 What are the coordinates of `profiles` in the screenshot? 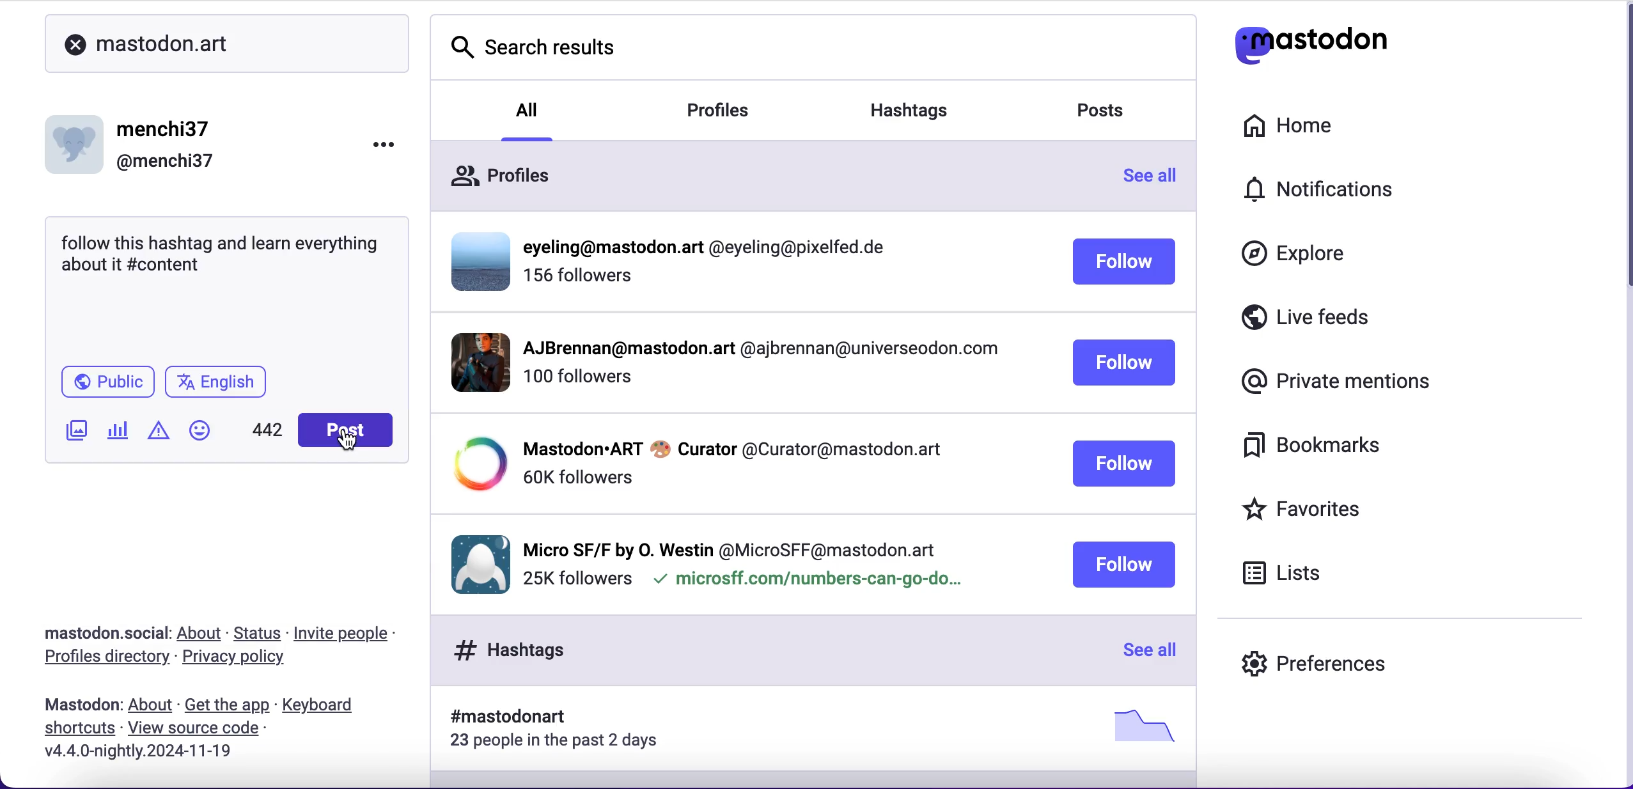 It's located at (499, 168).